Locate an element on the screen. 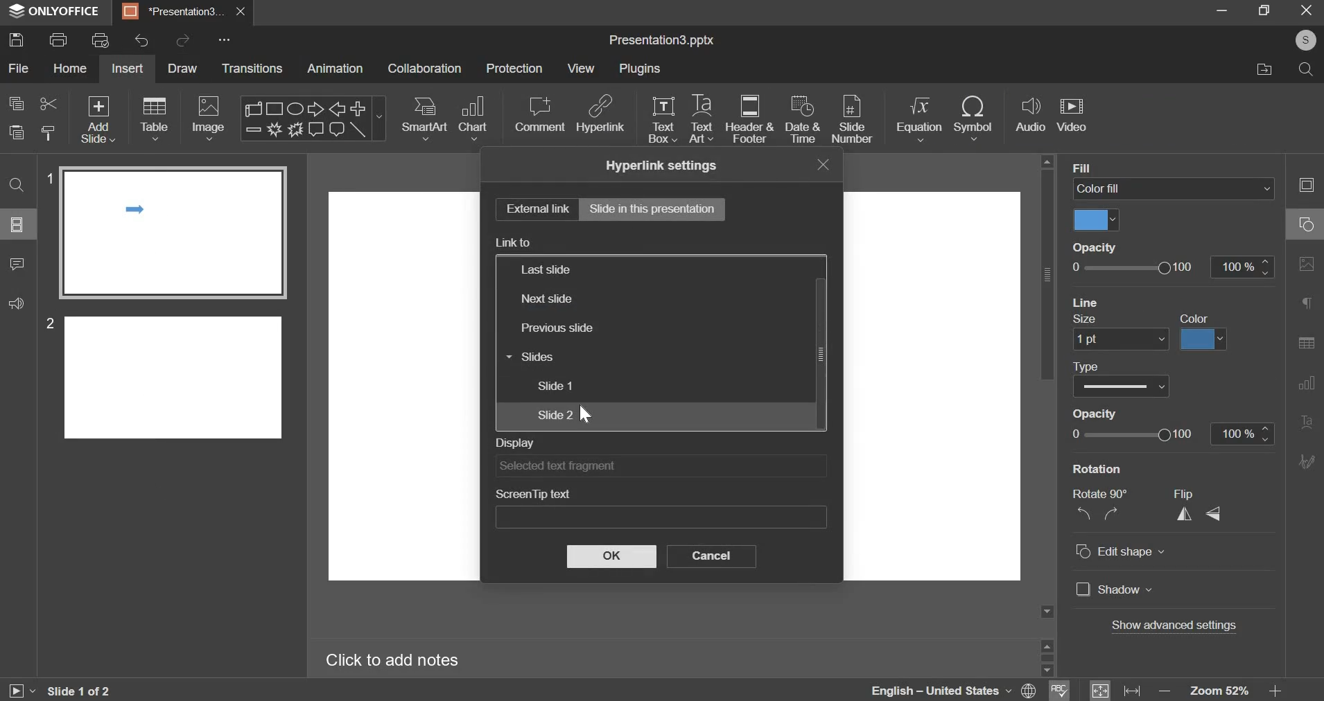  type is located at coordinates (1087, 367).